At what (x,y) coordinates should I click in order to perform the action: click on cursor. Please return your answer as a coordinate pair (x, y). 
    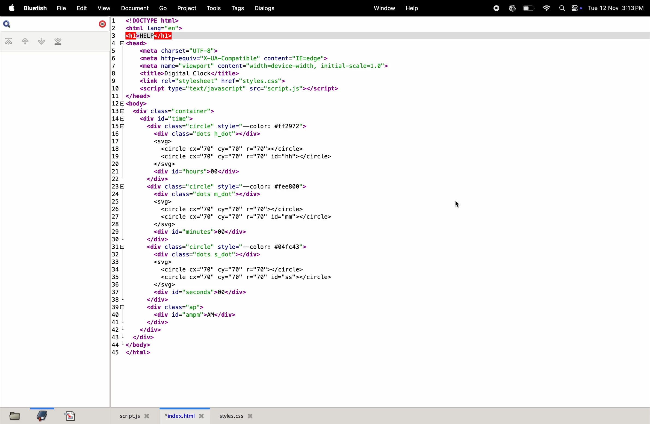
    Looking at the image, I should click on (456, 206).